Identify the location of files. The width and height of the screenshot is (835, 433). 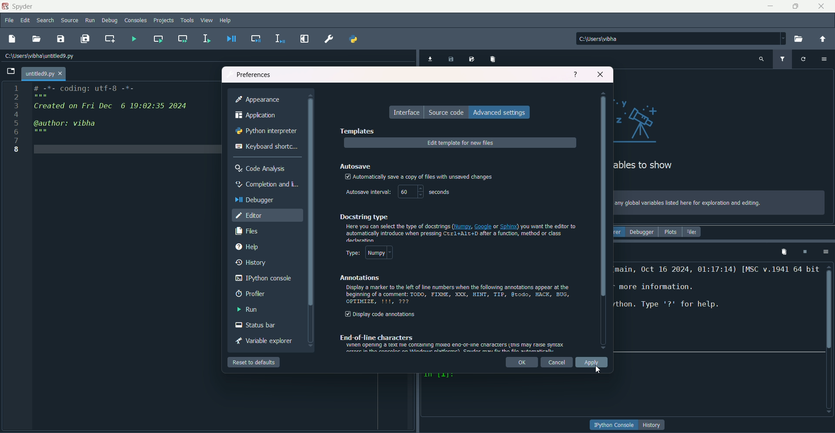
(692, 232).